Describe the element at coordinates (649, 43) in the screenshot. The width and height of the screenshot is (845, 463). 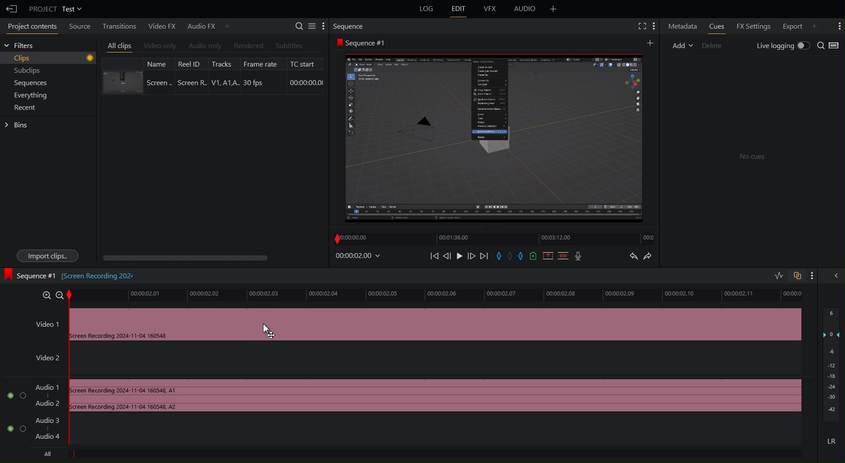
I see `More` at that location.